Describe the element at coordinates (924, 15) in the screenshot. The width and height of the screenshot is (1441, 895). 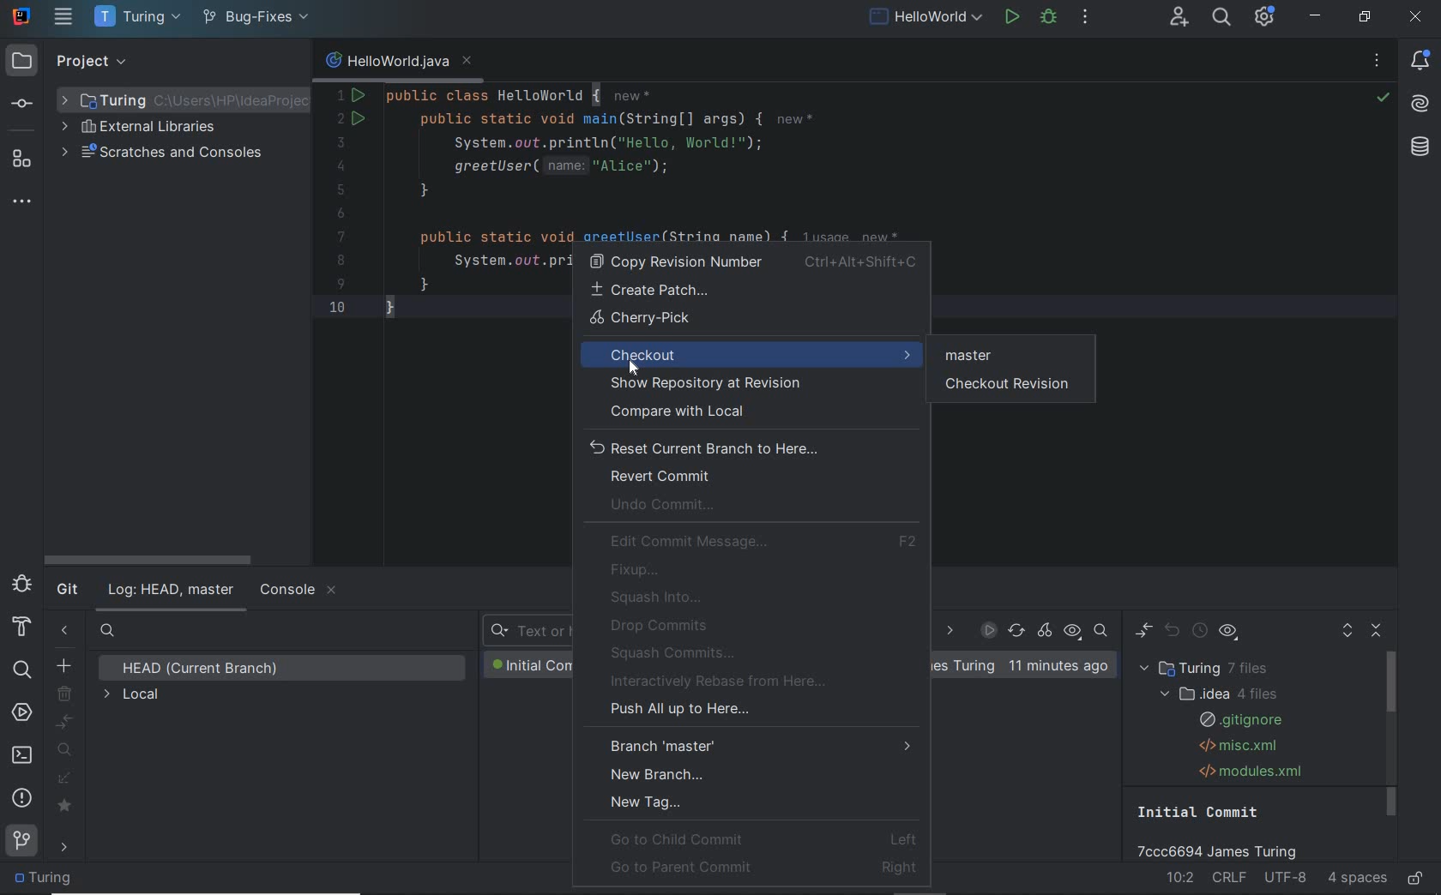
I see `run/debug current file configuration` at that location.